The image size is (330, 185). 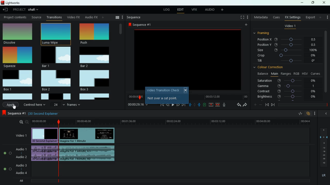 What do you see at coordinates (325, 113) in the screenshot?
I see `back` at bounding box center [325, 113].